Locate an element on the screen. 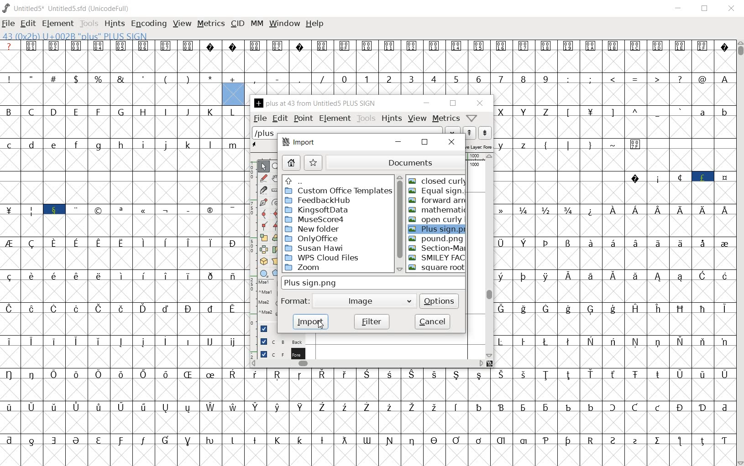   is located at coordinates (122, 254).